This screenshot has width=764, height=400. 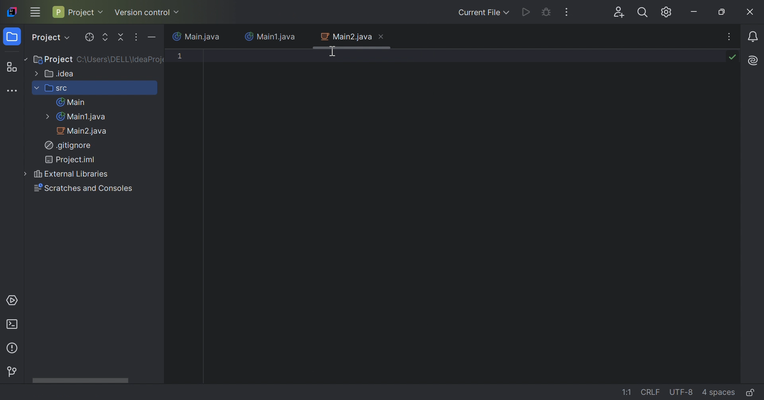 I want to click on Restore down, so click(x=725, y=12).